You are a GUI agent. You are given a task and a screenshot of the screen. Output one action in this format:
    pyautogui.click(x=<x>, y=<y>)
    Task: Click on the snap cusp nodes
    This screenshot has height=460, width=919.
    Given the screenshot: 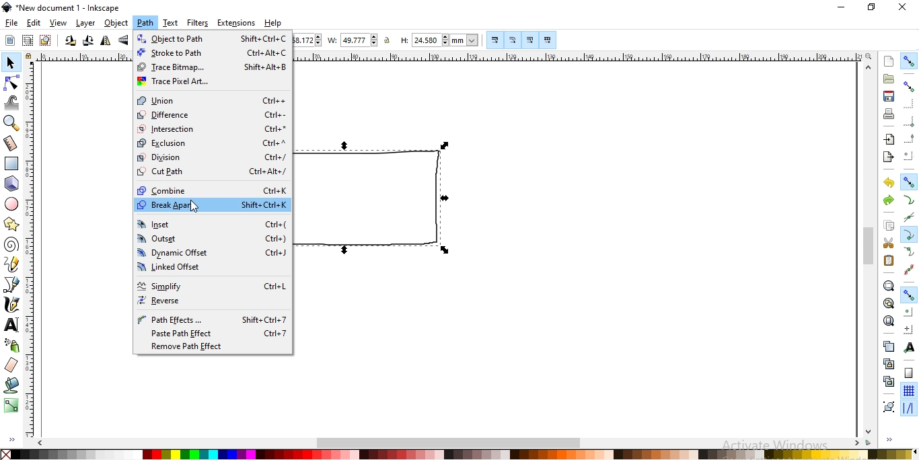 What is the action you would take?
    pyautogui.click(x=908, y=234)
    